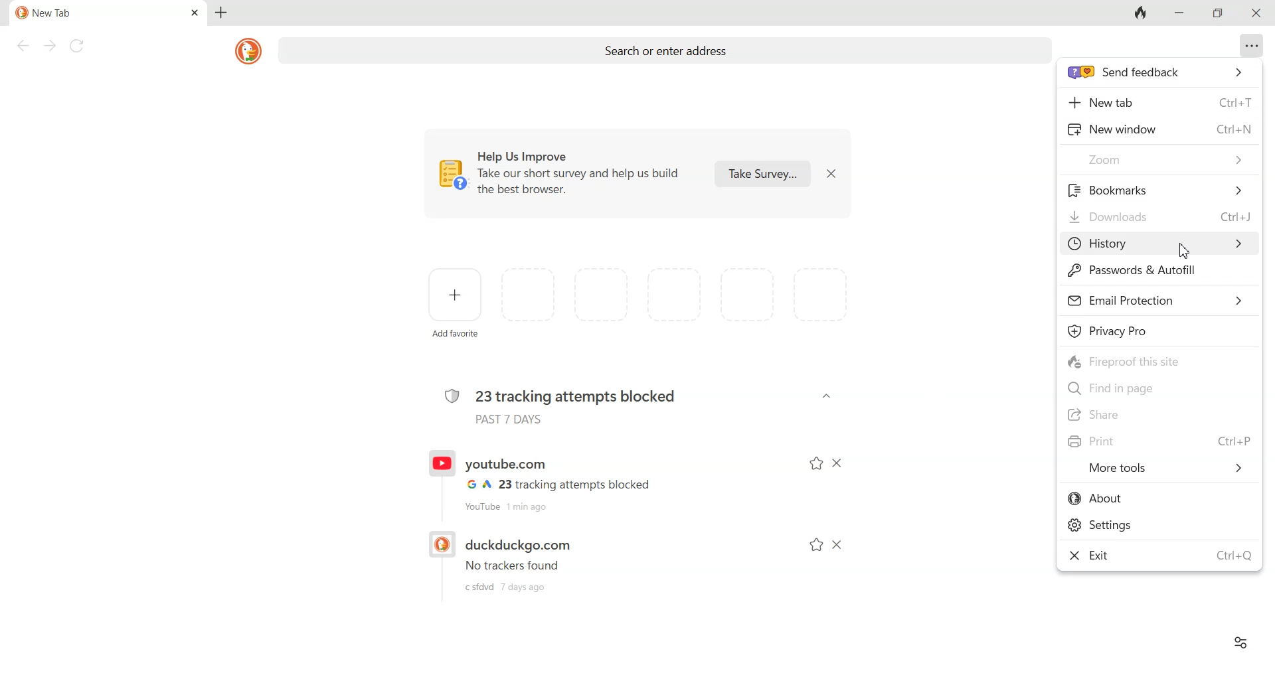 The image size is (1275, 677). I want to click on Settings, so click(1160, 525).